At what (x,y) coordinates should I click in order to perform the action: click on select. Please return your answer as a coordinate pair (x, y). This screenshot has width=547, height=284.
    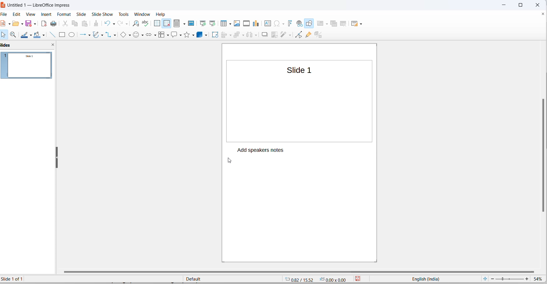
    Looking at the image, I should click on (4, 36).